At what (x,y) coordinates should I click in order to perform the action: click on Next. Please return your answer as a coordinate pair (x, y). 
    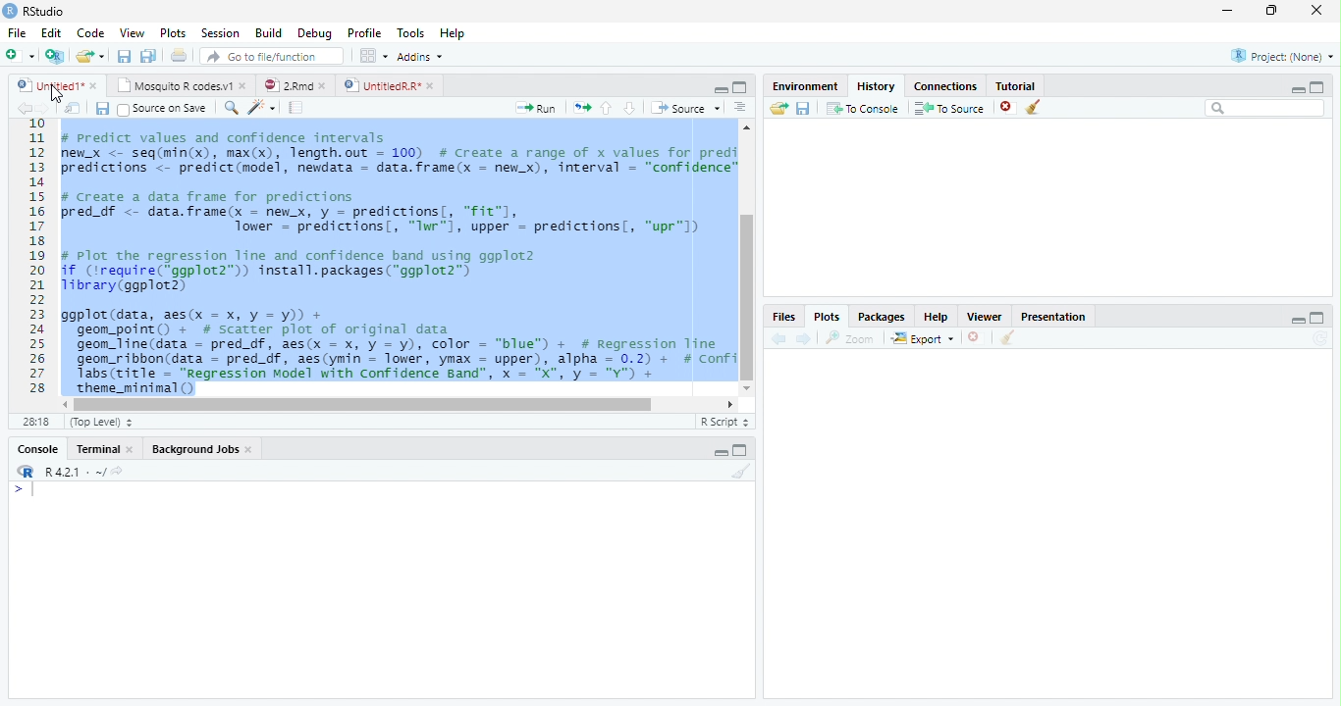
    Looking at the image, I should click on (803, 340).